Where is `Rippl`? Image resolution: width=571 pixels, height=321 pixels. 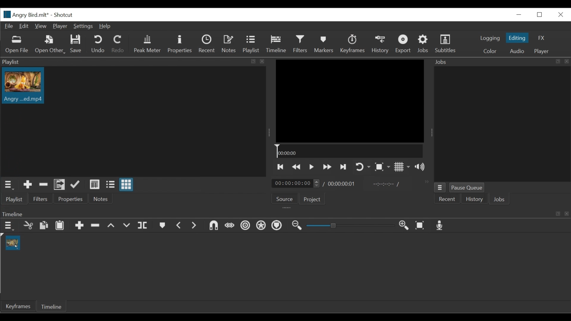 Rippl is located at coordinates (247, 226).